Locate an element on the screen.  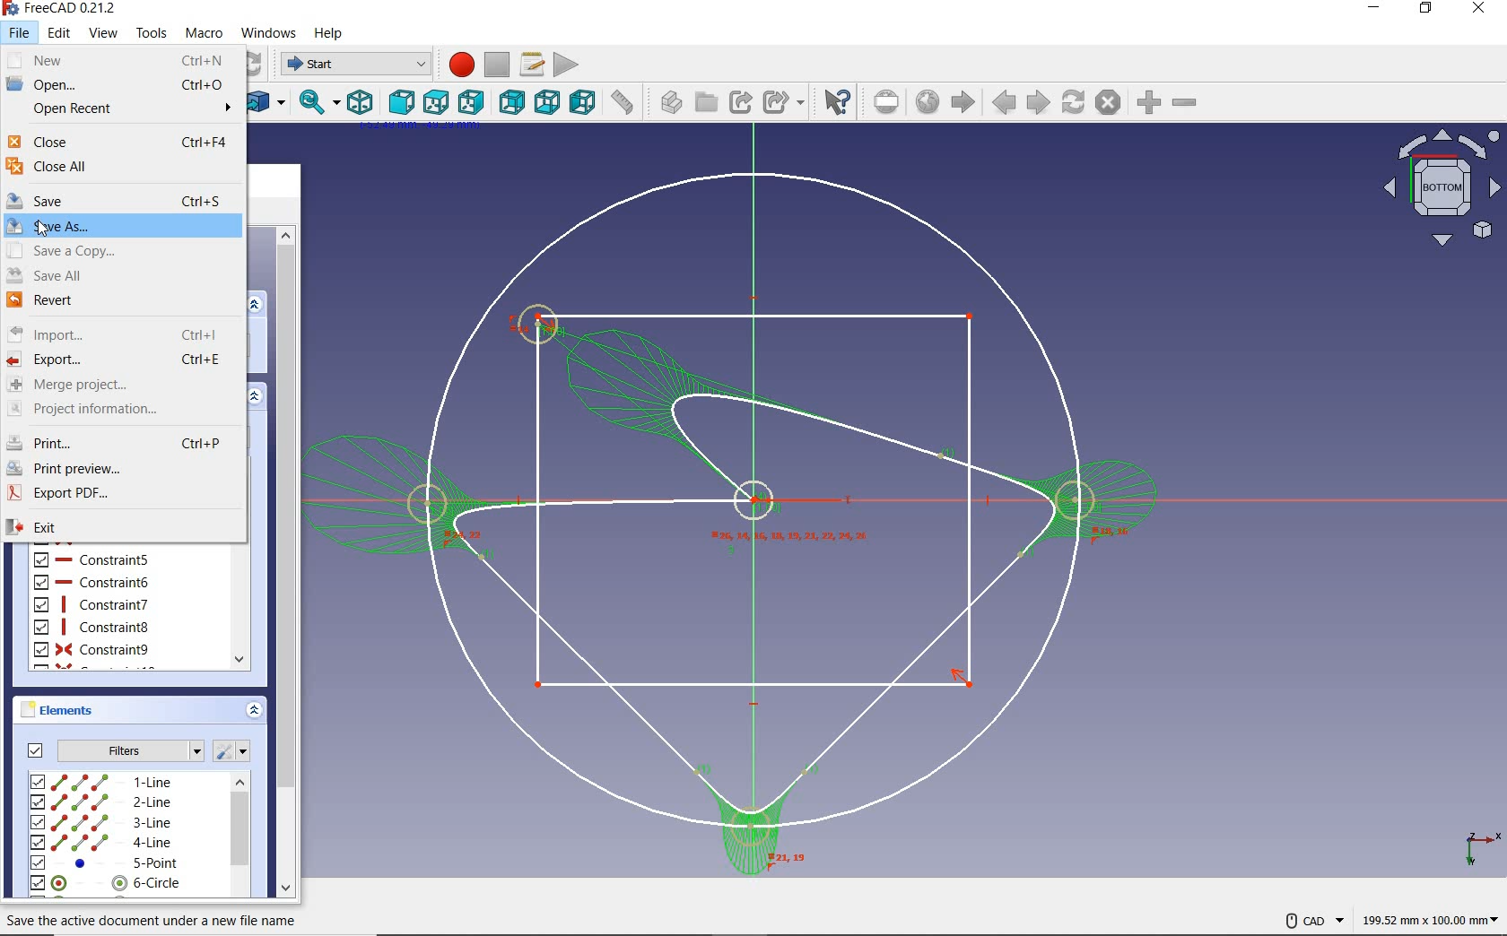
constraint5 is located at coordinates (92, 559).